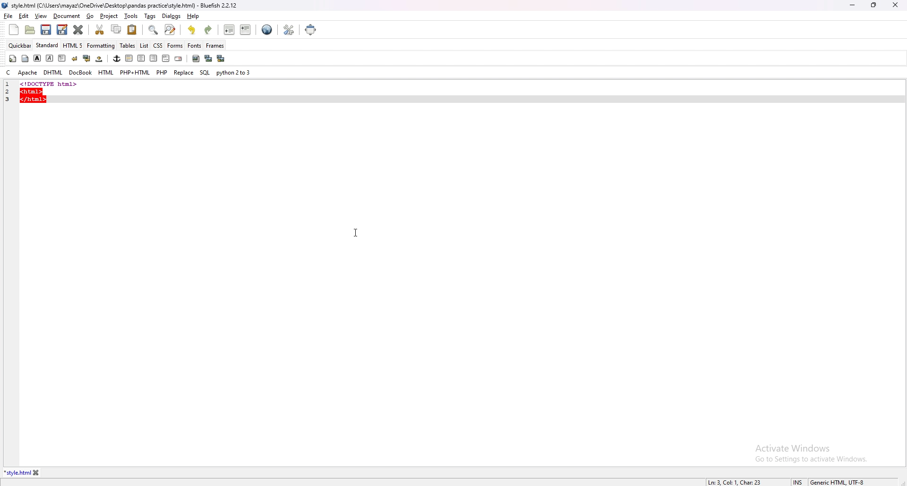  I want to click on tab, so click(17, 473).